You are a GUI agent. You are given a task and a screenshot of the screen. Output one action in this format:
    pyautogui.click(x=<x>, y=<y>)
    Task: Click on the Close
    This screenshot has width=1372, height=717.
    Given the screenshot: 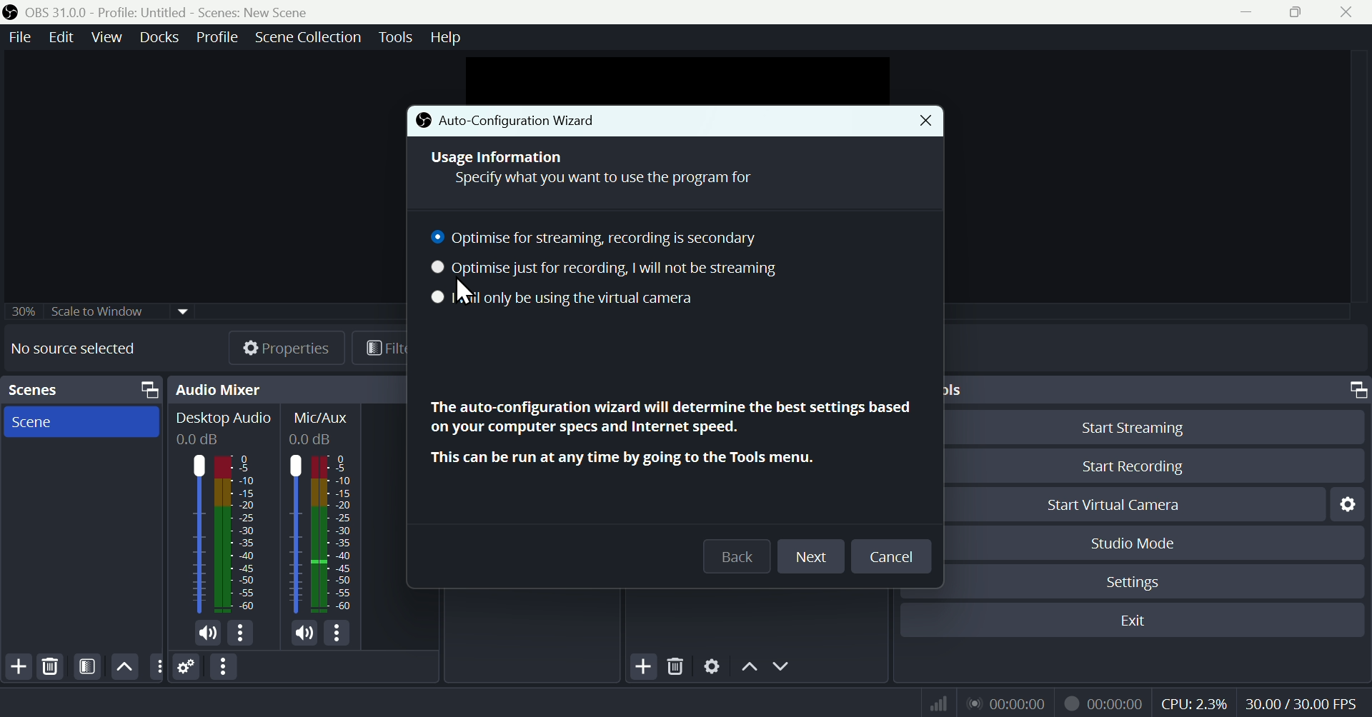 What is the action you would take?
    pyautogui.click(x=918, y=121)
    